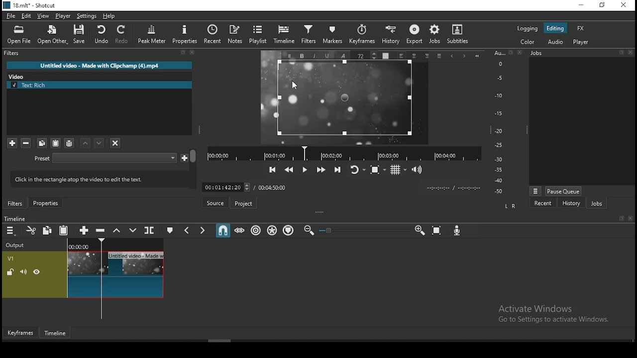 This screenshot has height=358, width=637. Describe the element at coordinates (364, 231) in the screenshot. I see `Zoom Slider` at that location.